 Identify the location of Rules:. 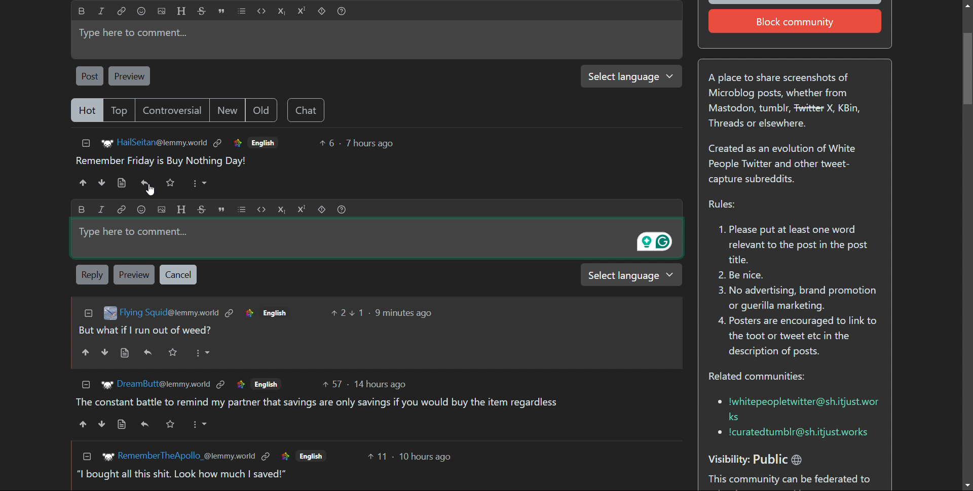
(720, 205).